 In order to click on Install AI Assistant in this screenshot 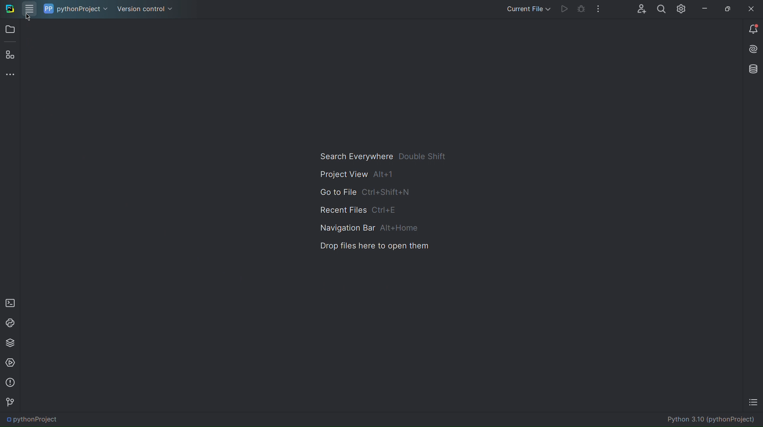, I will do `click(752, 50)`.